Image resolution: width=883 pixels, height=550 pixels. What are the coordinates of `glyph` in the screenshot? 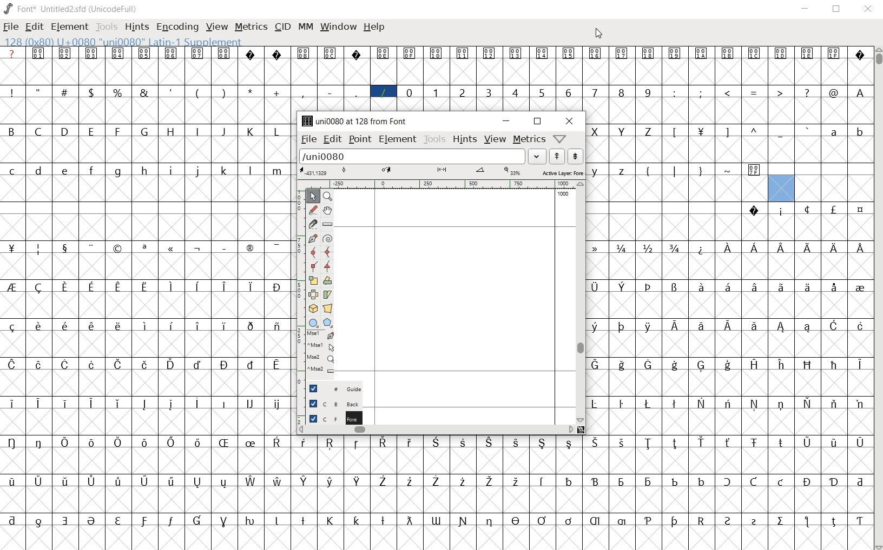 It's located at (171, 364).